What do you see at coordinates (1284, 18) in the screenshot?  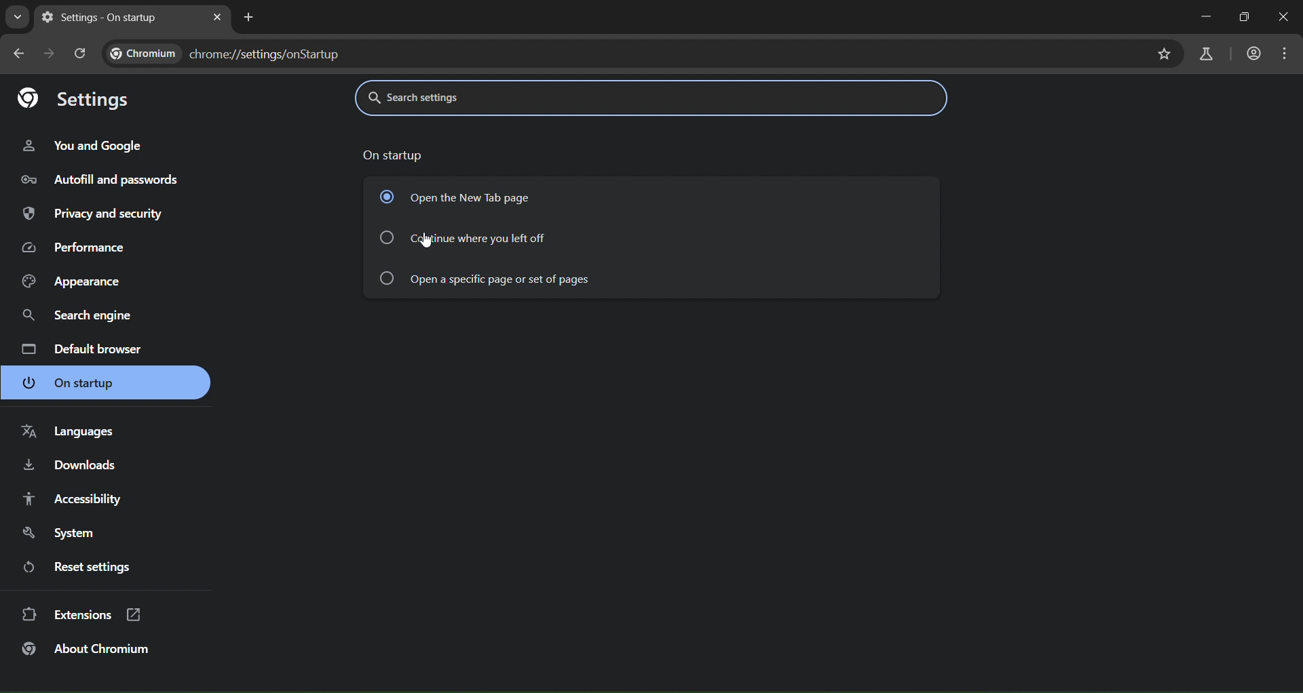 I see `close` at bounding box center [1284, 18].